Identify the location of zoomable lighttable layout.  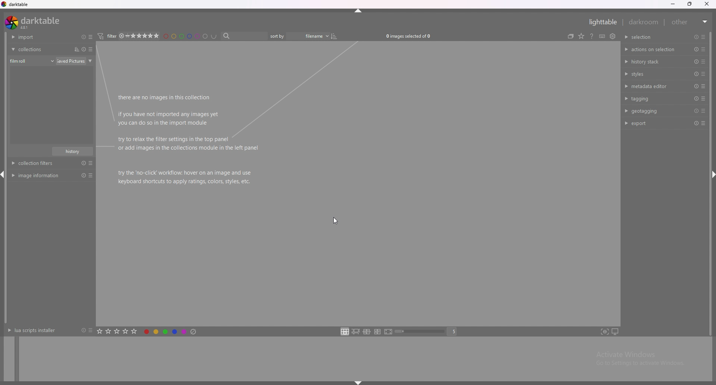
(355, 332).